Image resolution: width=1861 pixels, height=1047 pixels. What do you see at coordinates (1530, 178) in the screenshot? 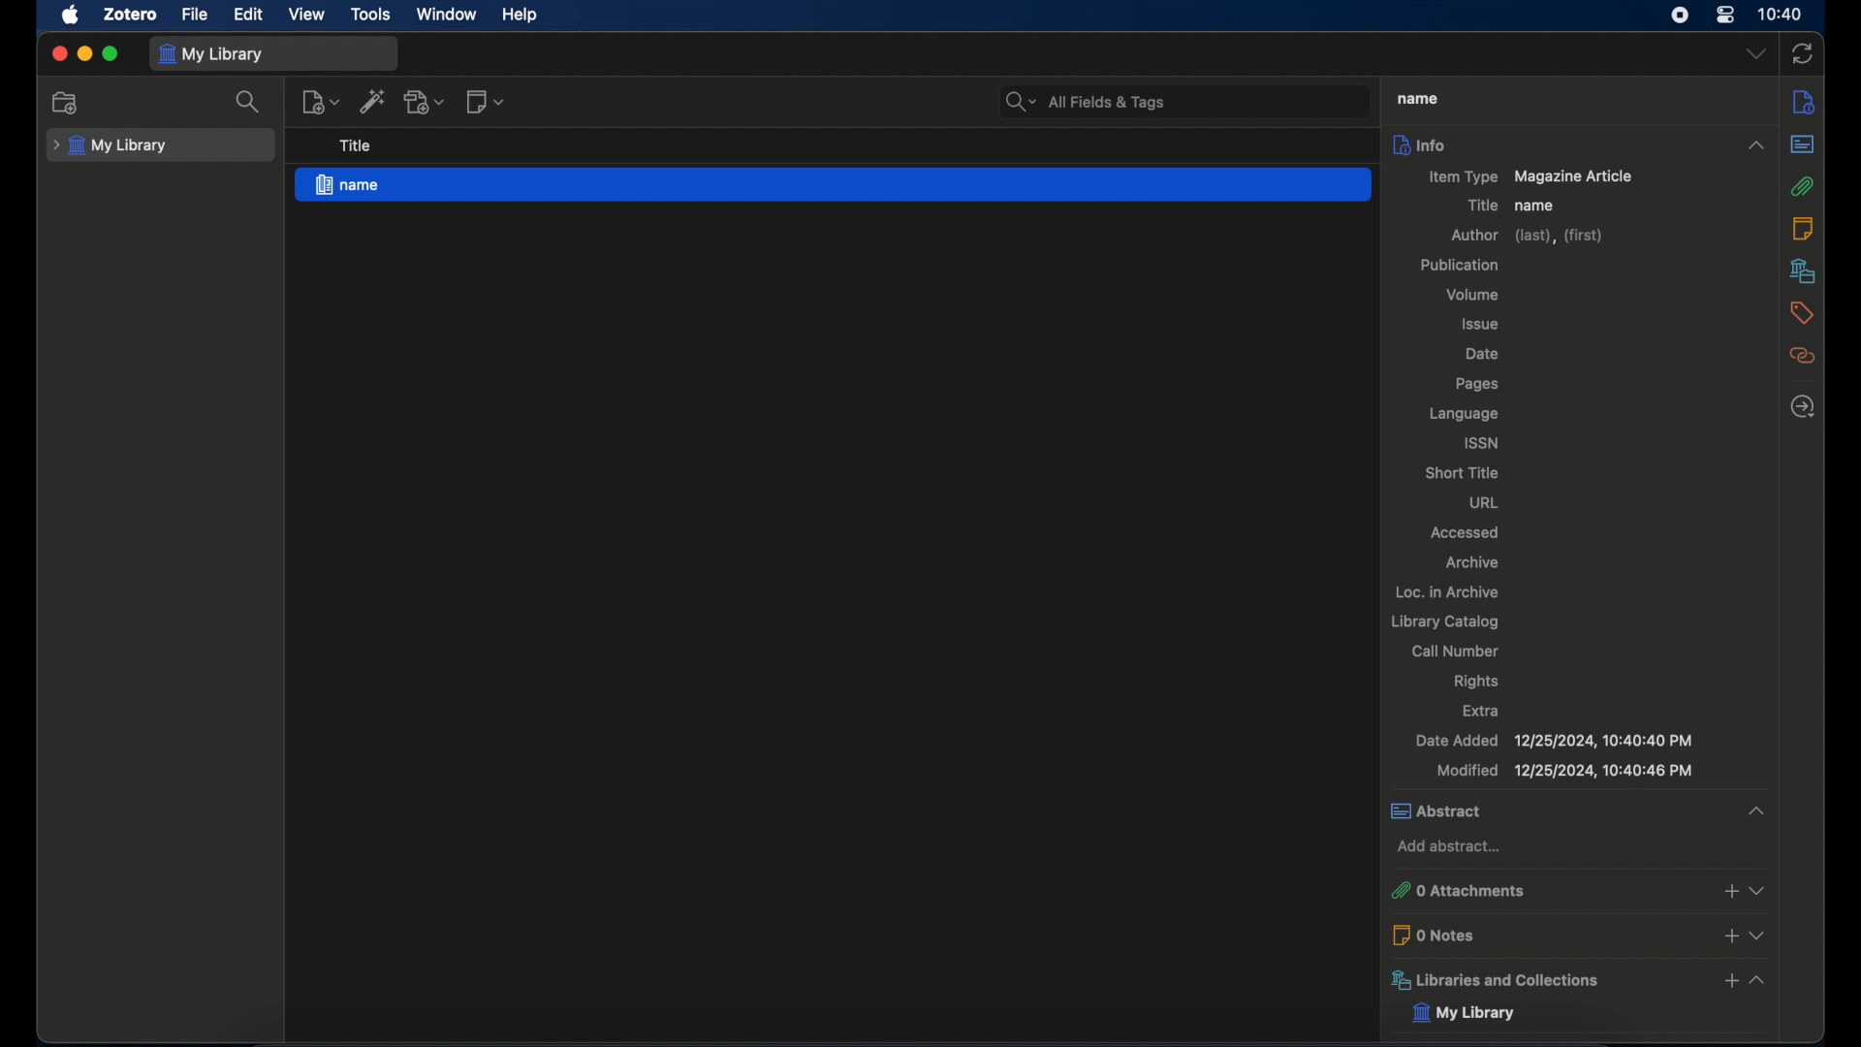
I see `item type` at bounding box center [1530, 178].